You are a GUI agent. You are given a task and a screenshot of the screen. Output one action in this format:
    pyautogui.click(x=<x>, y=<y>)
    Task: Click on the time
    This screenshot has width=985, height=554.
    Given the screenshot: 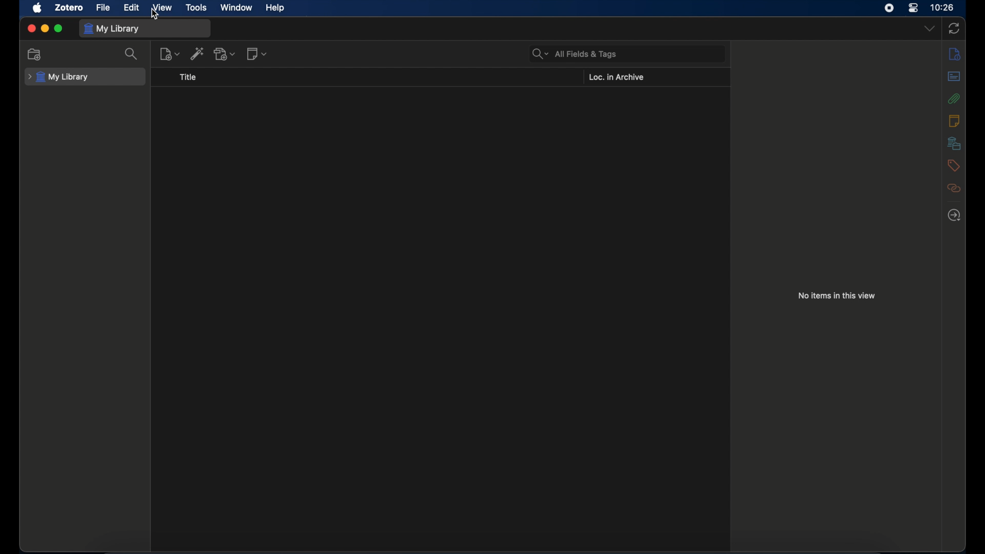 What is the action you would take?
    pyautogui.click(x=943, y=7)
    